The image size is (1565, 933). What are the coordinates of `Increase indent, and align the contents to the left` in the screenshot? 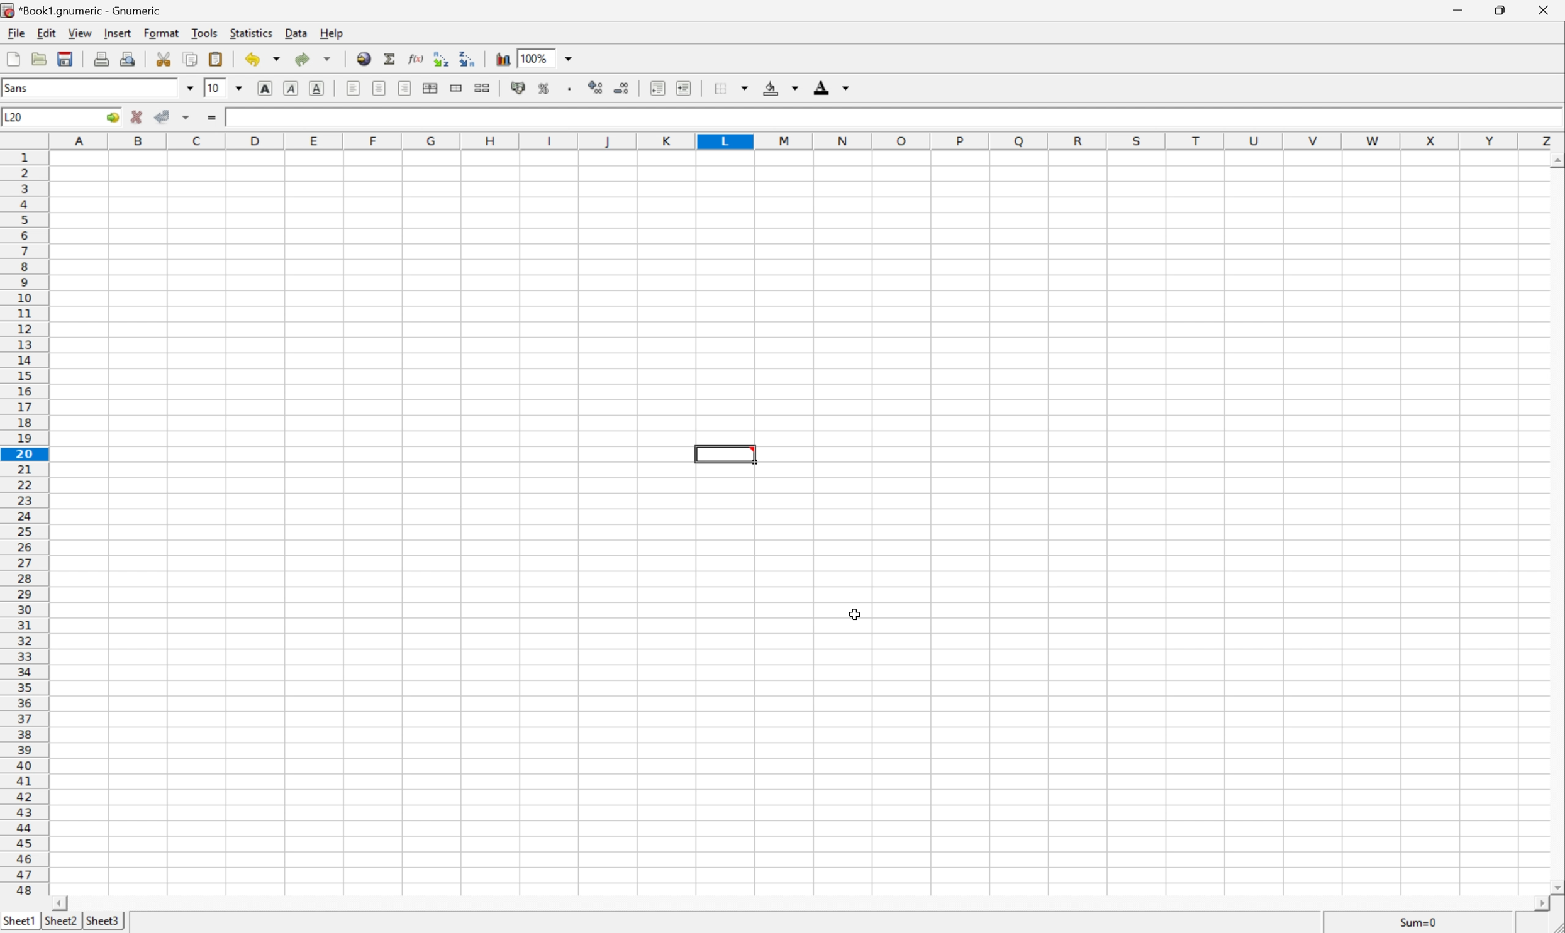 It's located at (684, 87).